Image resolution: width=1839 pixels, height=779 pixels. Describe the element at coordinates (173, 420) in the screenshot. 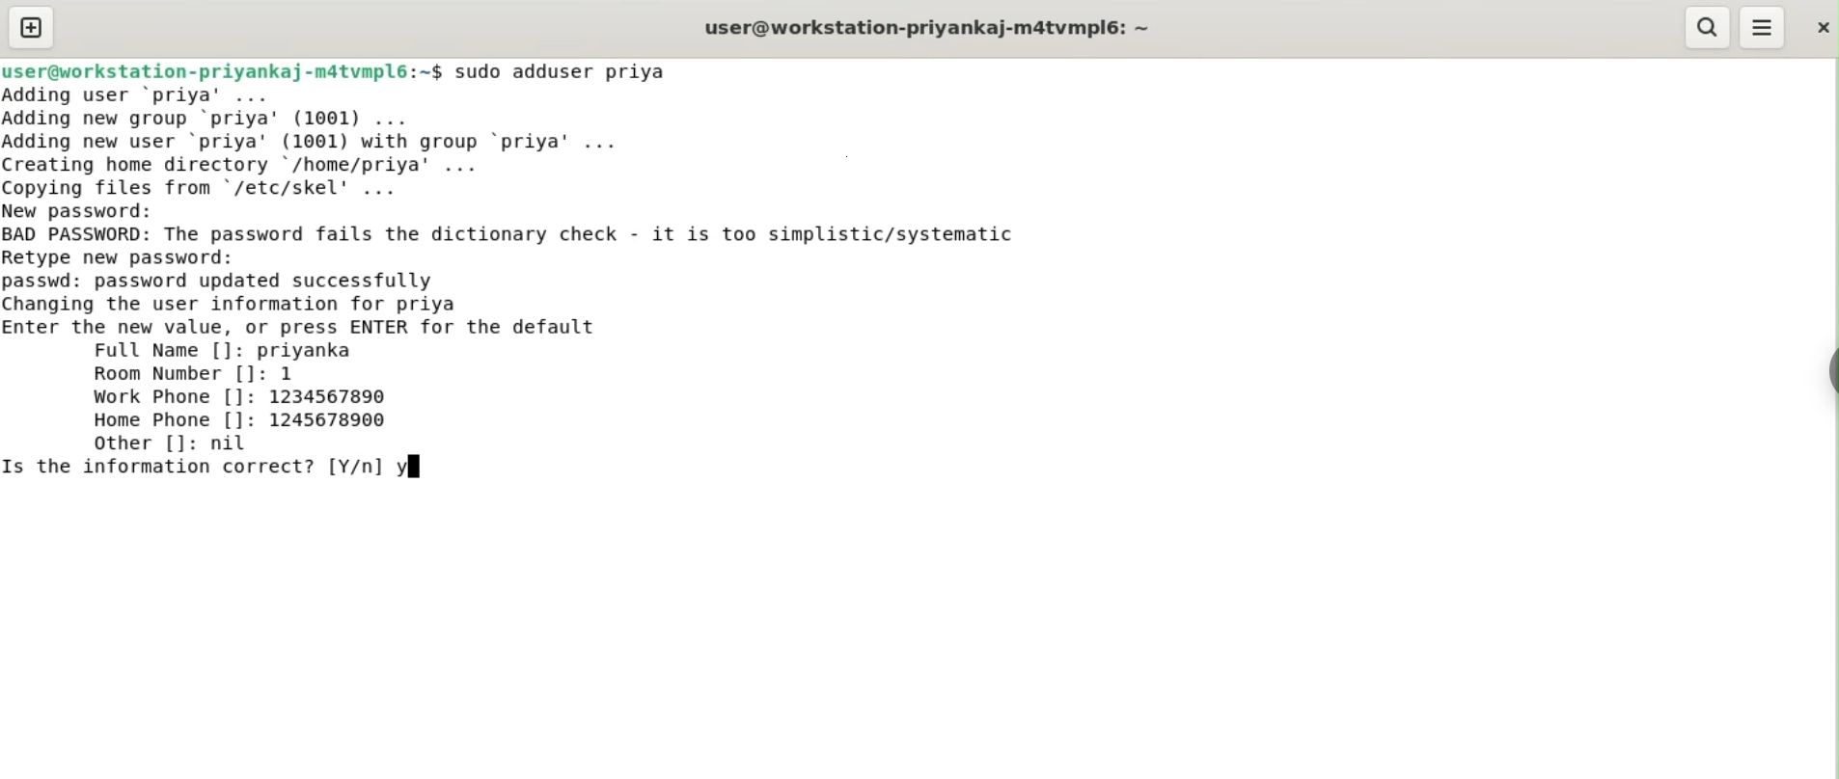

I see `home phone []:` at that location.